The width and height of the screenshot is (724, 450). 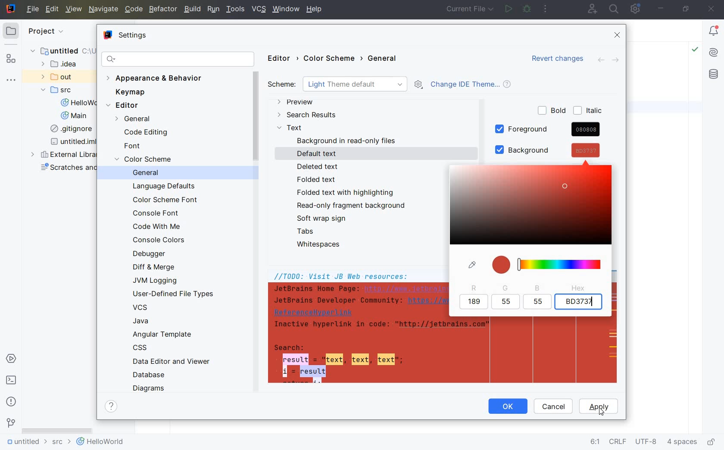 What do you see at coordinates (164, 187) in the screenshot?
I see `LANGUAGE DEFAULTS` at bounding box center [164, 187].